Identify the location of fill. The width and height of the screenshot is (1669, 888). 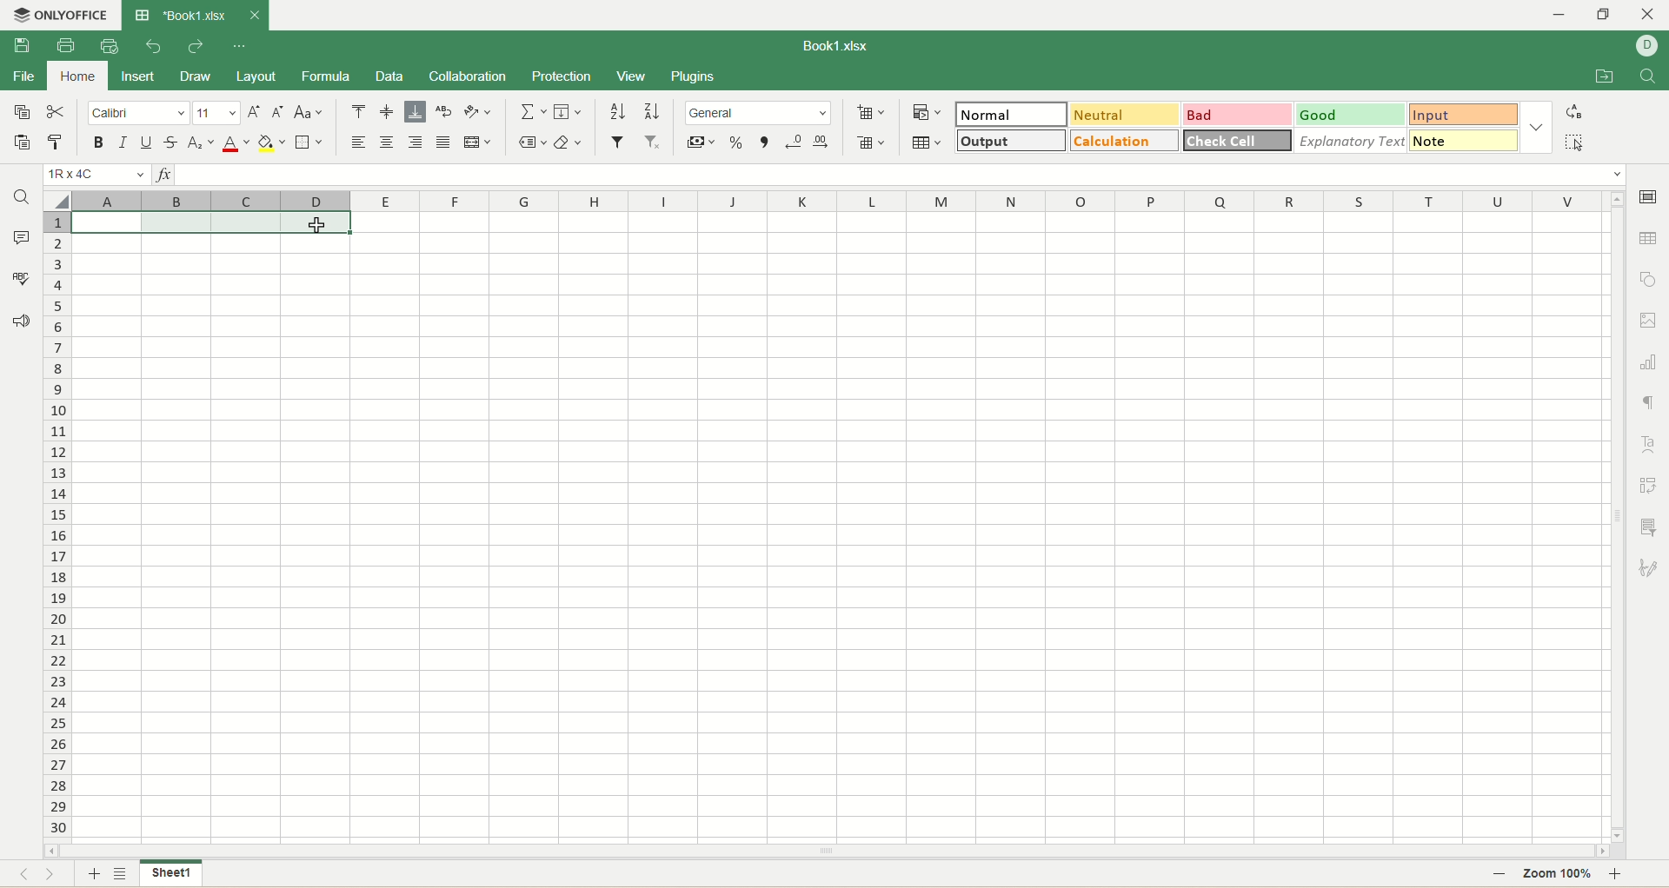
(568, 110).